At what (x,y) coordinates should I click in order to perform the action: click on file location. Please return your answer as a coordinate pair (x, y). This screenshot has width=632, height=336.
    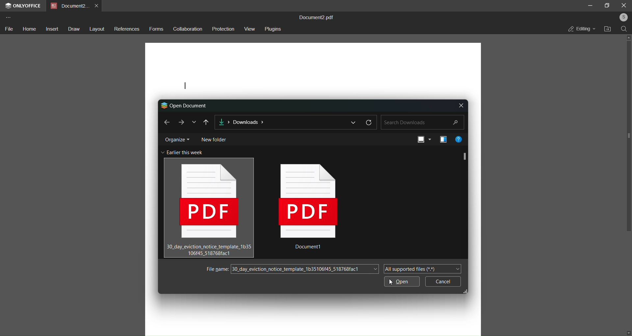
    Looking at the image, I should click on (608, 29).